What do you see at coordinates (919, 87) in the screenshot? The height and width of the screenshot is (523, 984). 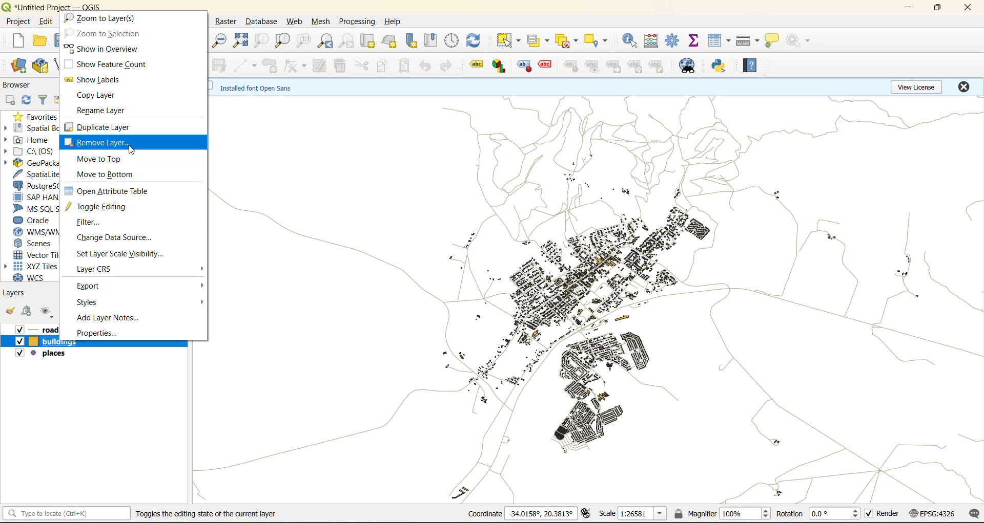 I see `view license` at bounding box center [919, 87].